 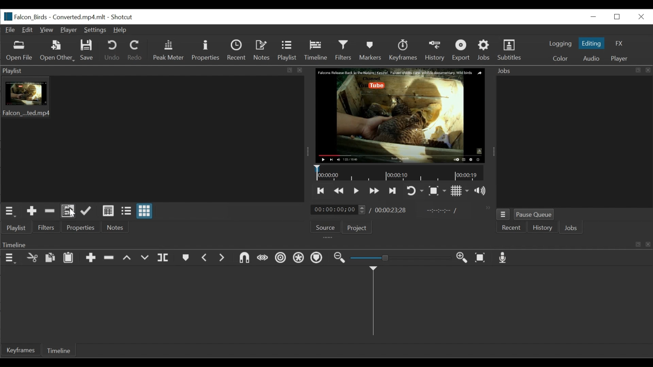 I want to click on Markers, so click(x=370, y=51).